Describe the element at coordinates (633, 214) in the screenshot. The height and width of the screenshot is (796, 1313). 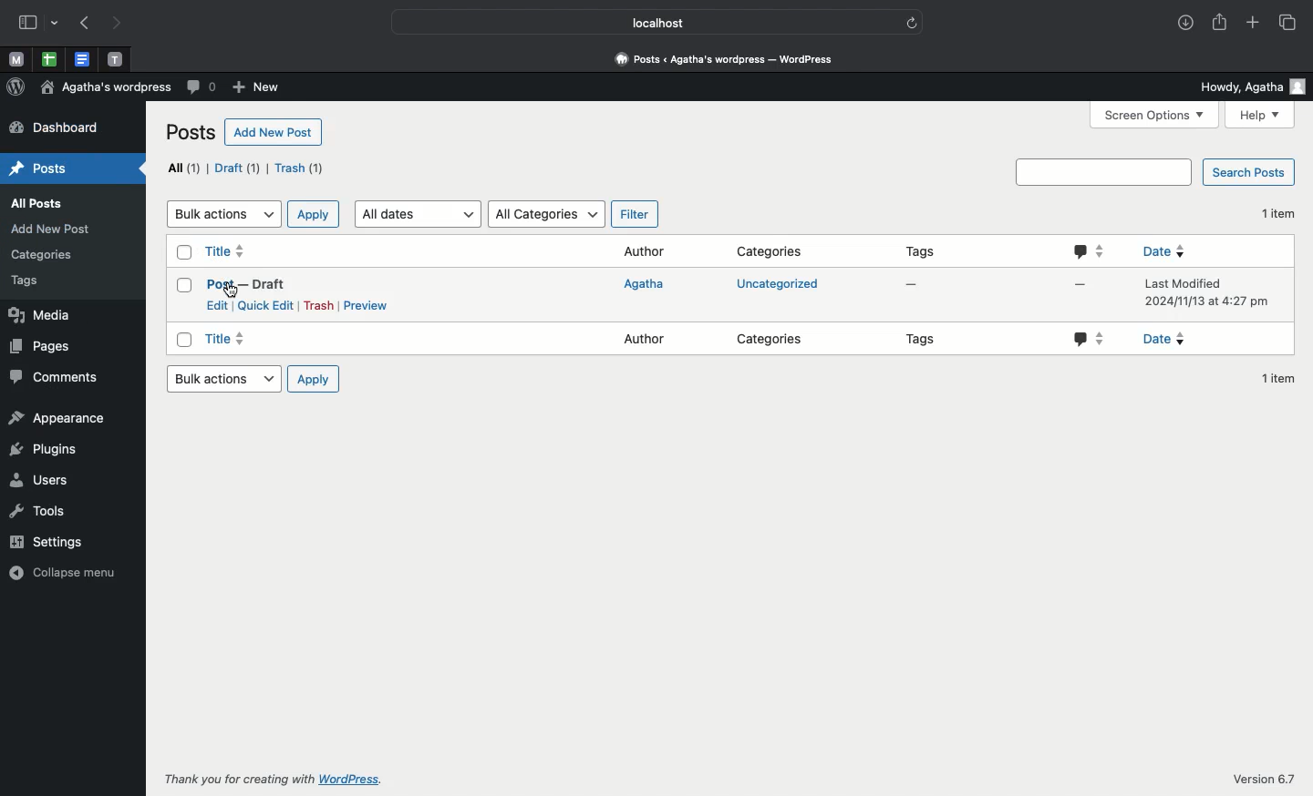
I see `Filter` at that location.